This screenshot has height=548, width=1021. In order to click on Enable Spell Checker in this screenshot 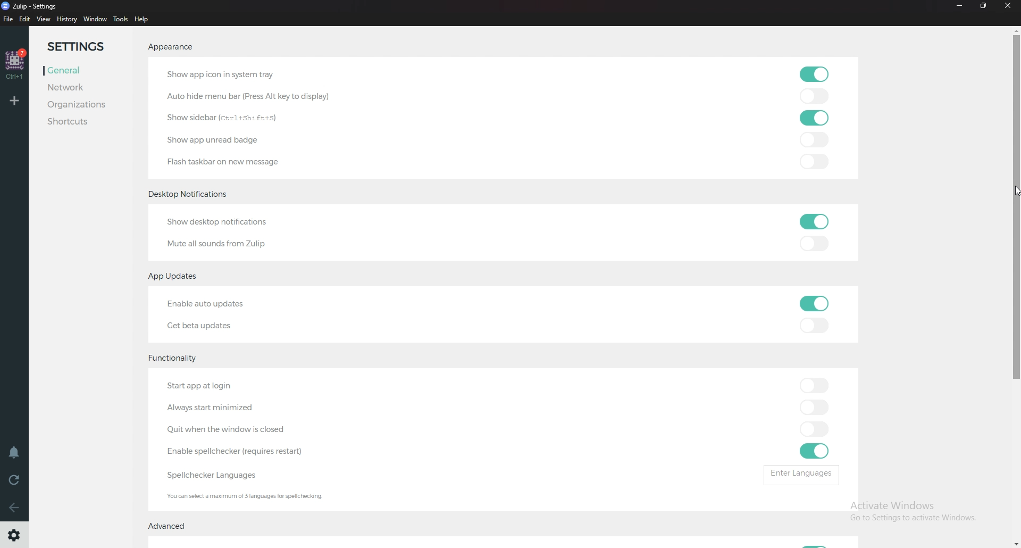, I will do `click(239, 451)`.